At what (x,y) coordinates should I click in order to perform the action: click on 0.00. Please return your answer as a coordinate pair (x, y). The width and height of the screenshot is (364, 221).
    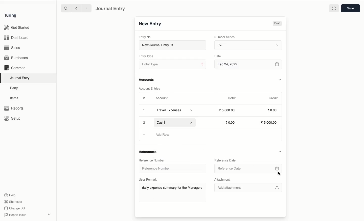
    Looking at the image, I should click on (231, 123).